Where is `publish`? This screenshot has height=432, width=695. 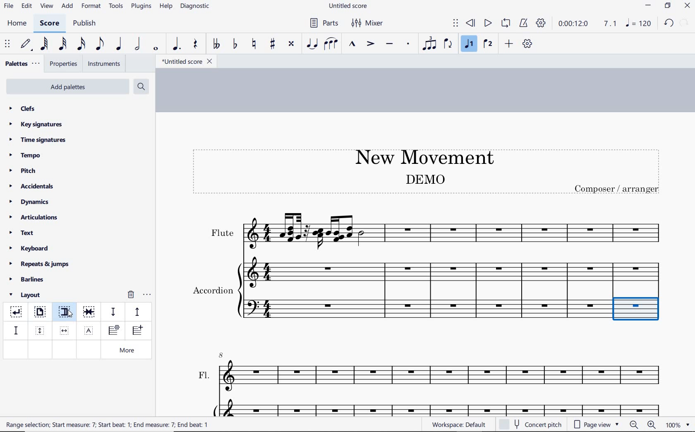
publish is located at coordinates (84, 24).